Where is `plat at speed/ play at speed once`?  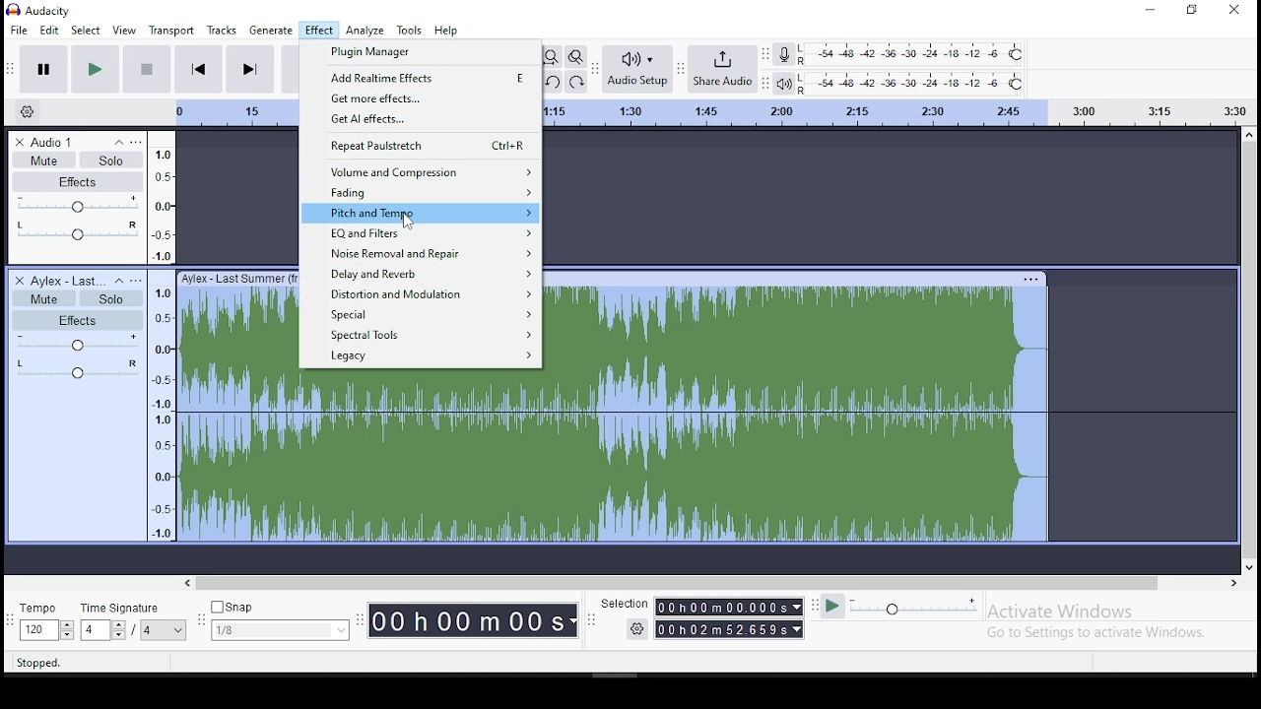
plat at speed/ play at speed once is located at coordinates (899, 608).